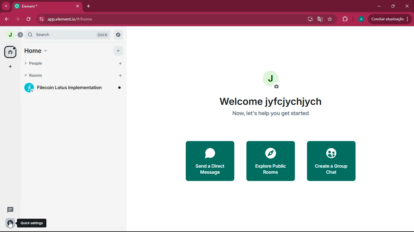 The height and width of the screenshot is (232, 414). I want to click on desktop, so click(309, 19).